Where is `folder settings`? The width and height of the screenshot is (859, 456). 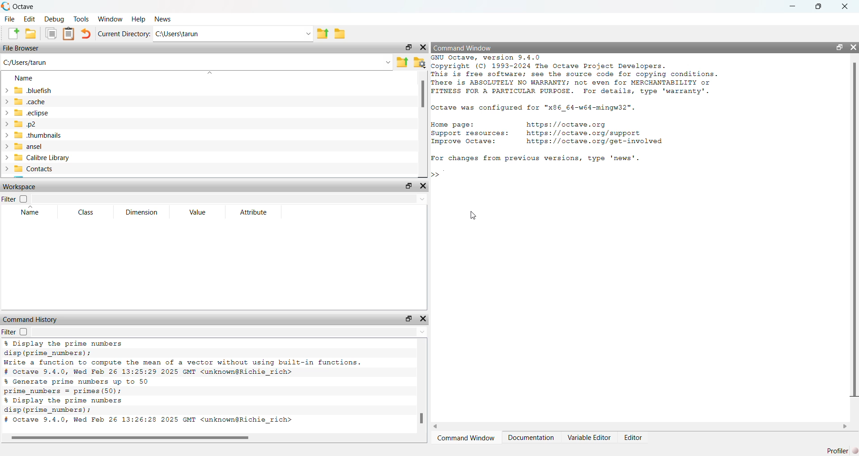 folder settings is located at coordinates (420, 63).